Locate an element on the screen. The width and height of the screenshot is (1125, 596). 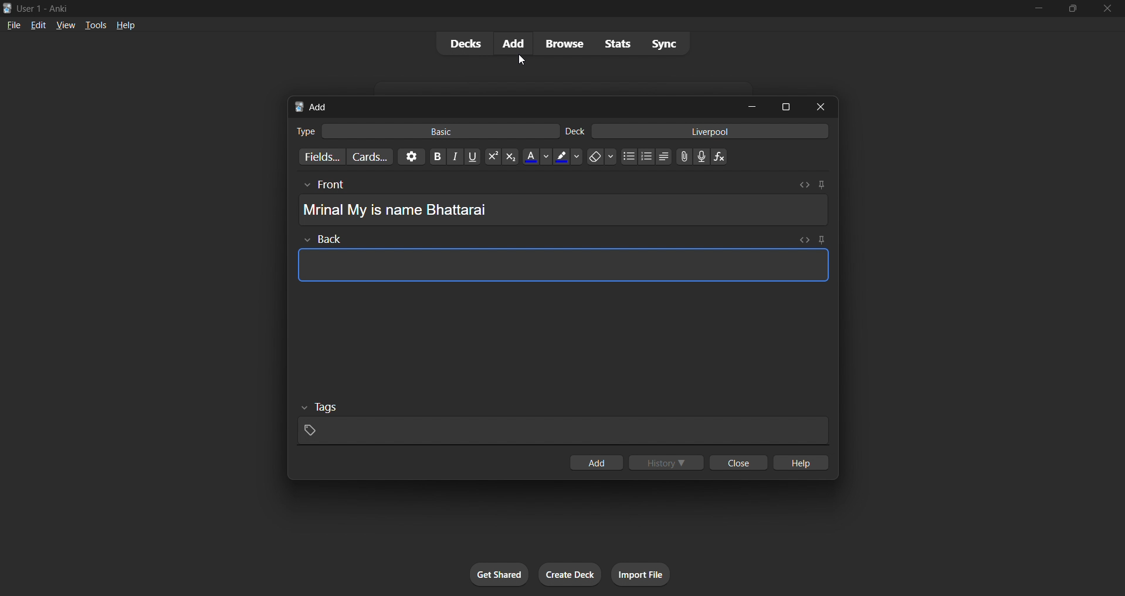
options is located at coordinates (410, 156).